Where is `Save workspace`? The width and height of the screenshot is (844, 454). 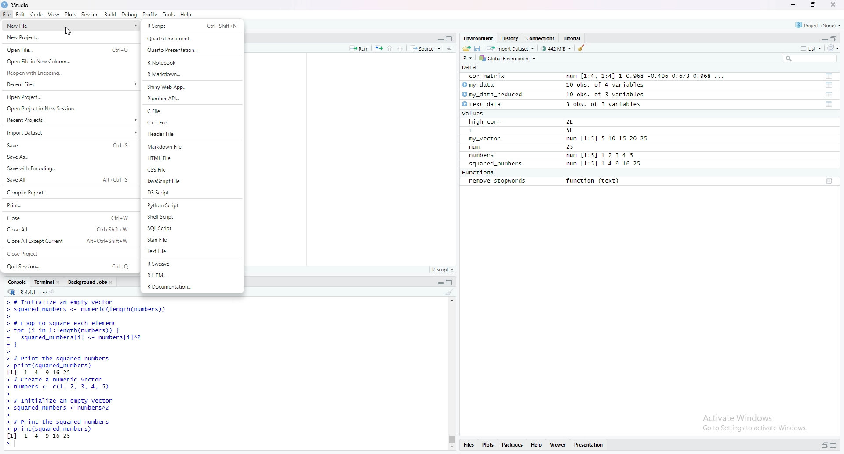
Save workspace is located at coordinates (477, 49).